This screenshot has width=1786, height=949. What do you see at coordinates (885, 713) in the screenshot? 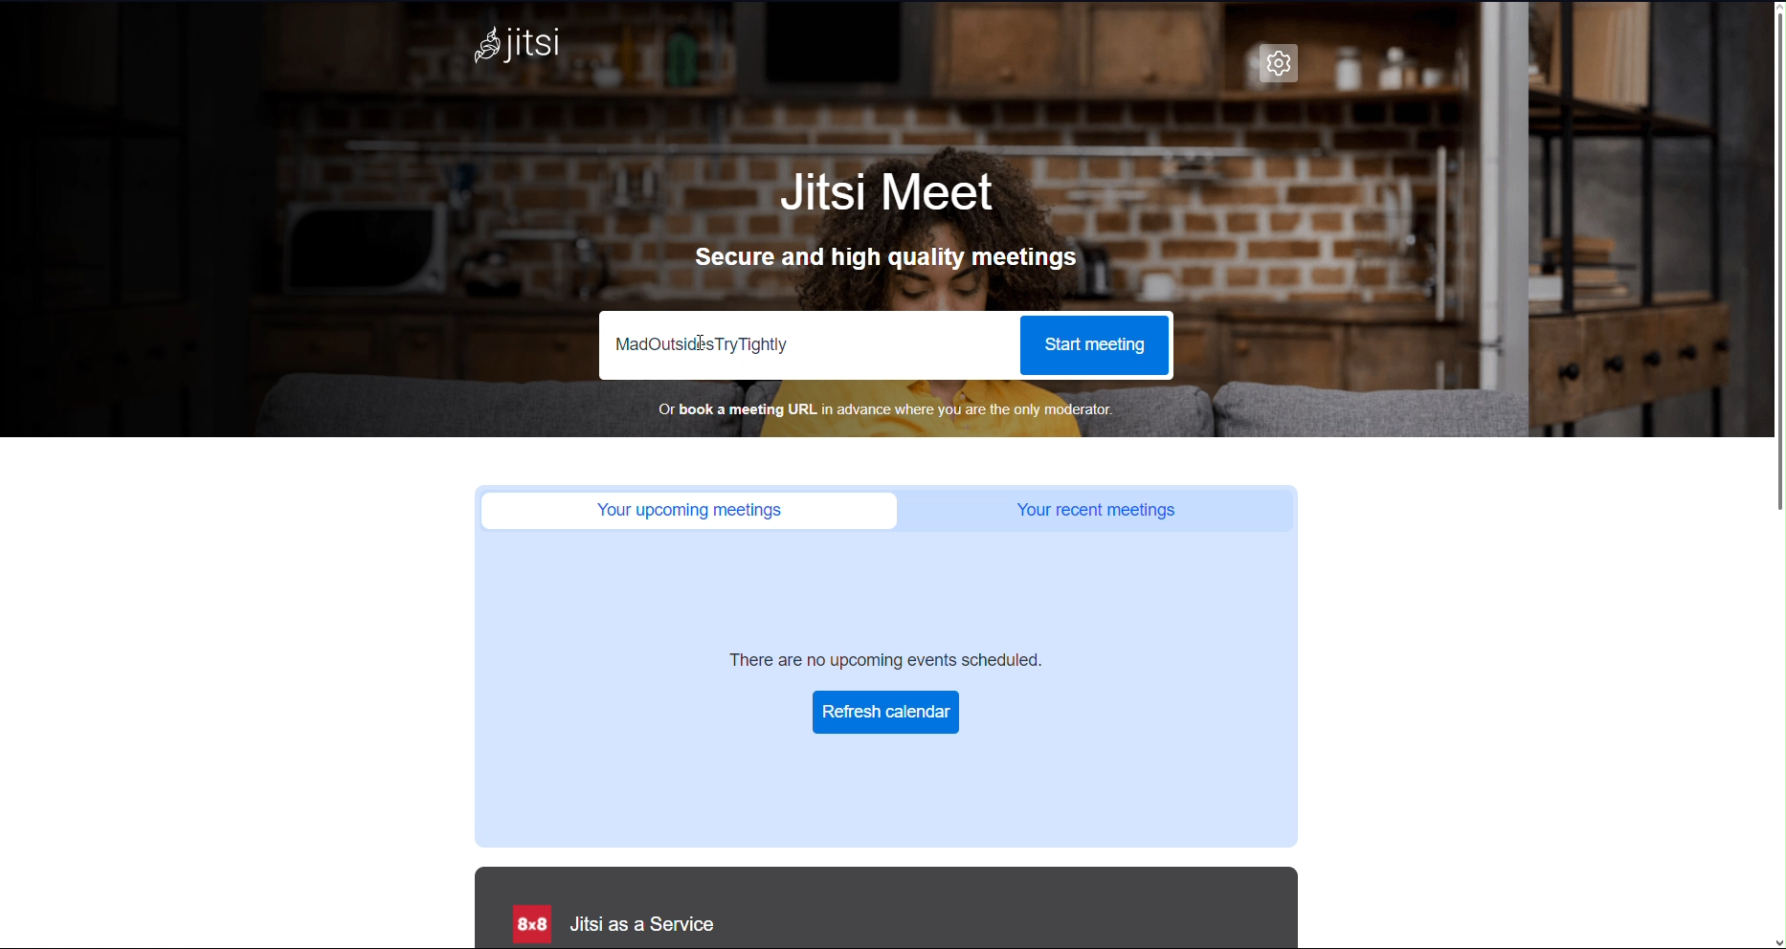
I see `Refresh calendar` at bounding box center [885, 713].